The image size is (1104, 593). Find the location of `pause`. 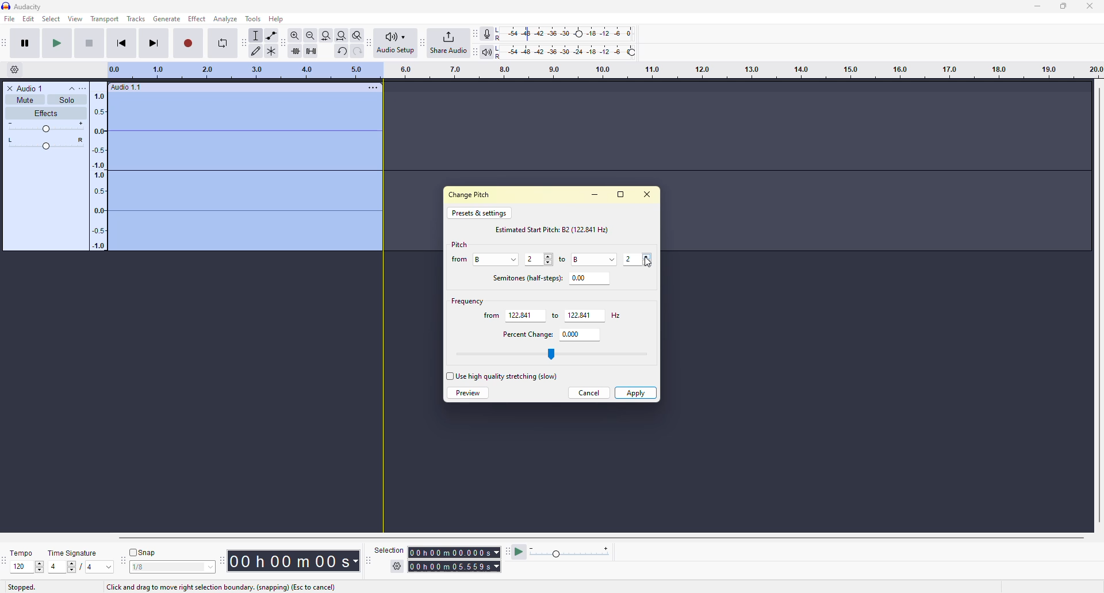

pause is located at coordinates (25, 43).